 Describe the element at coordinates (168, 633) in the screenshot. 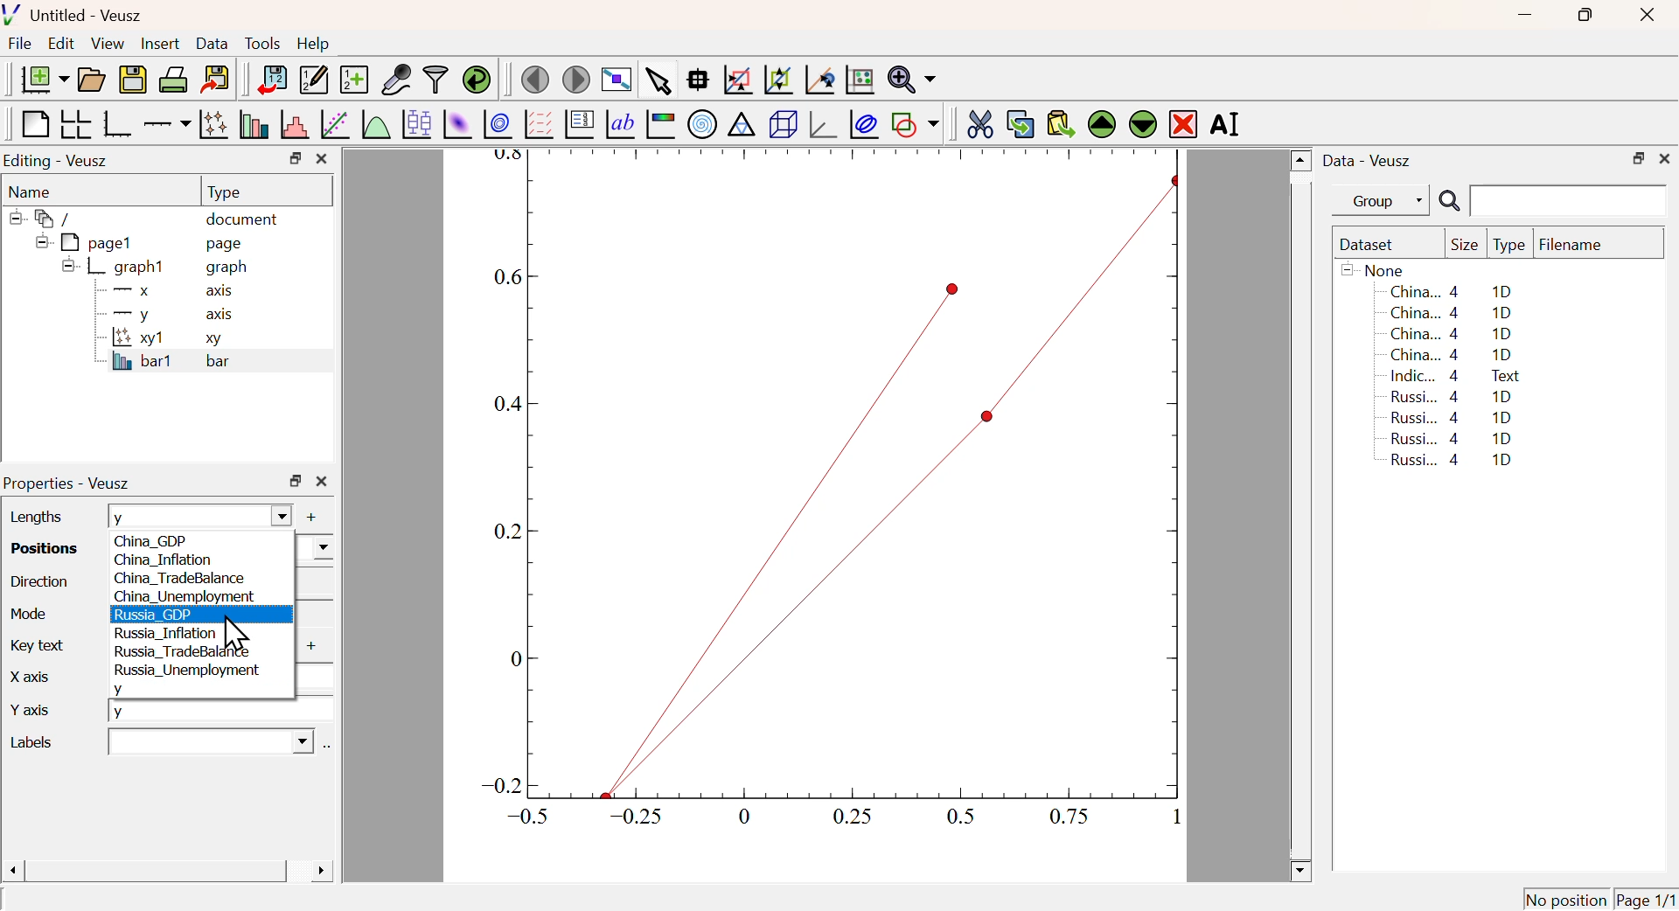

I see `Russia_Inflation` at that location.